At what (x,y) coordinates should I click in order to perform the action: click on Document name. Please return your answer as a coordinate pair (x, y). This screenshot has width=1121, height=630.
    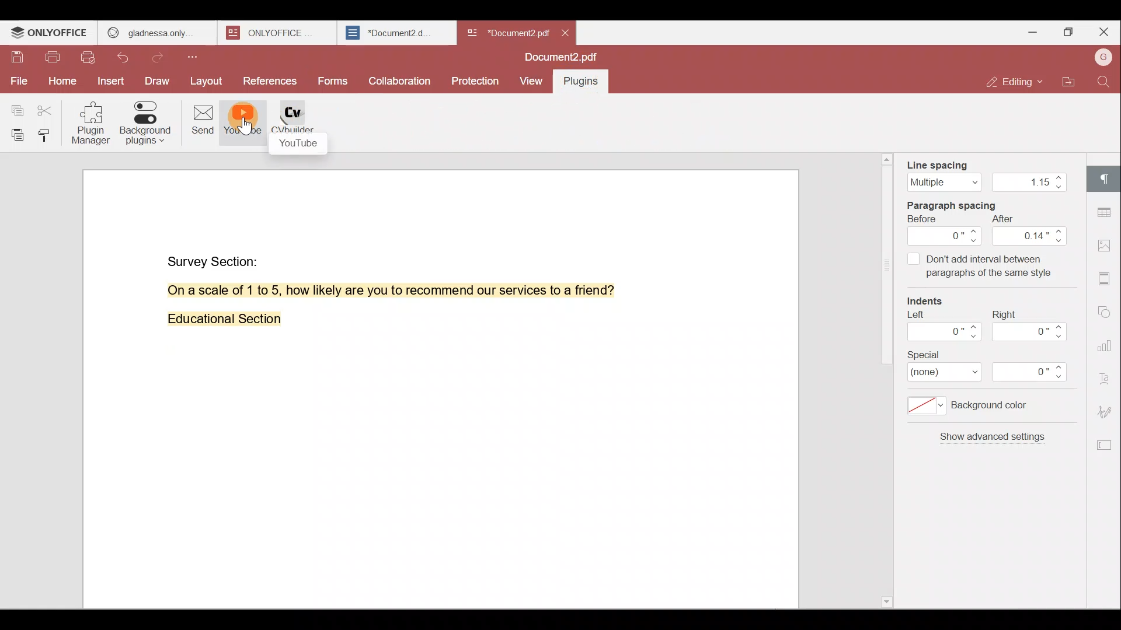
    Looking at the image, I should click on (565, 58).